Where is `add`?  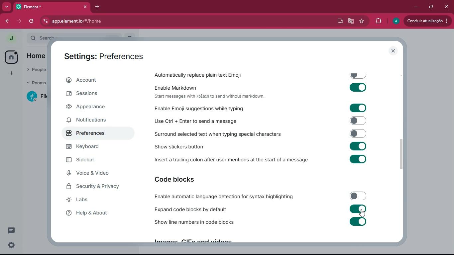 add is located at coordinates (11, 73).